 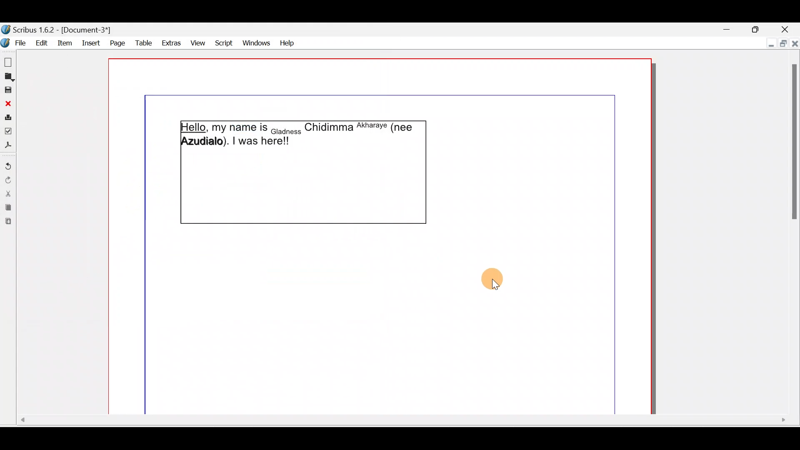 What do you see at coordinates (8, 61) in the screenshot?
I see `New` at bounding box center [8, 61].